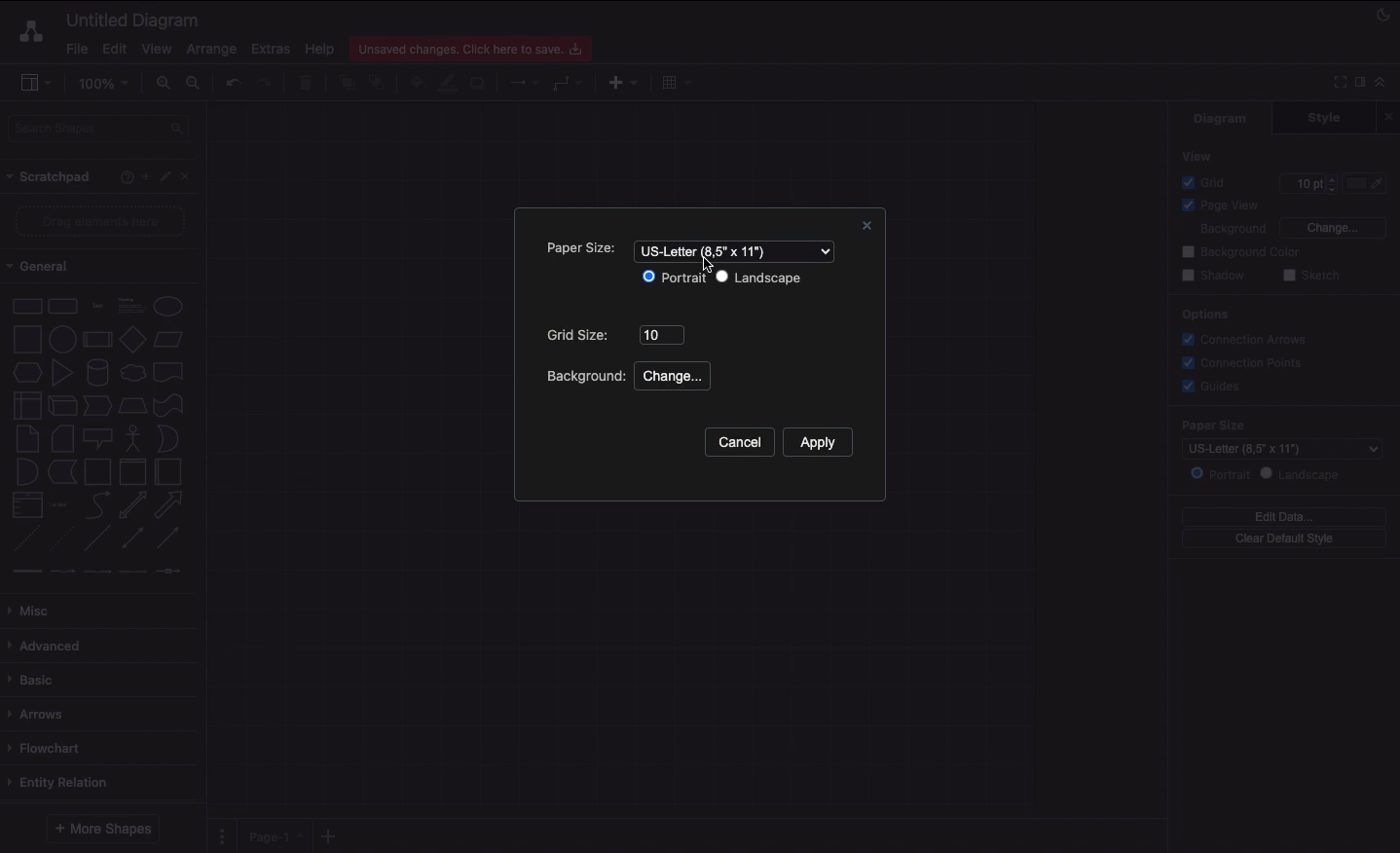 This screenshot has width=1400, height=853. Describe the element at coordinates (62, 473) in the screenshot. I see `Data storage` at that location.